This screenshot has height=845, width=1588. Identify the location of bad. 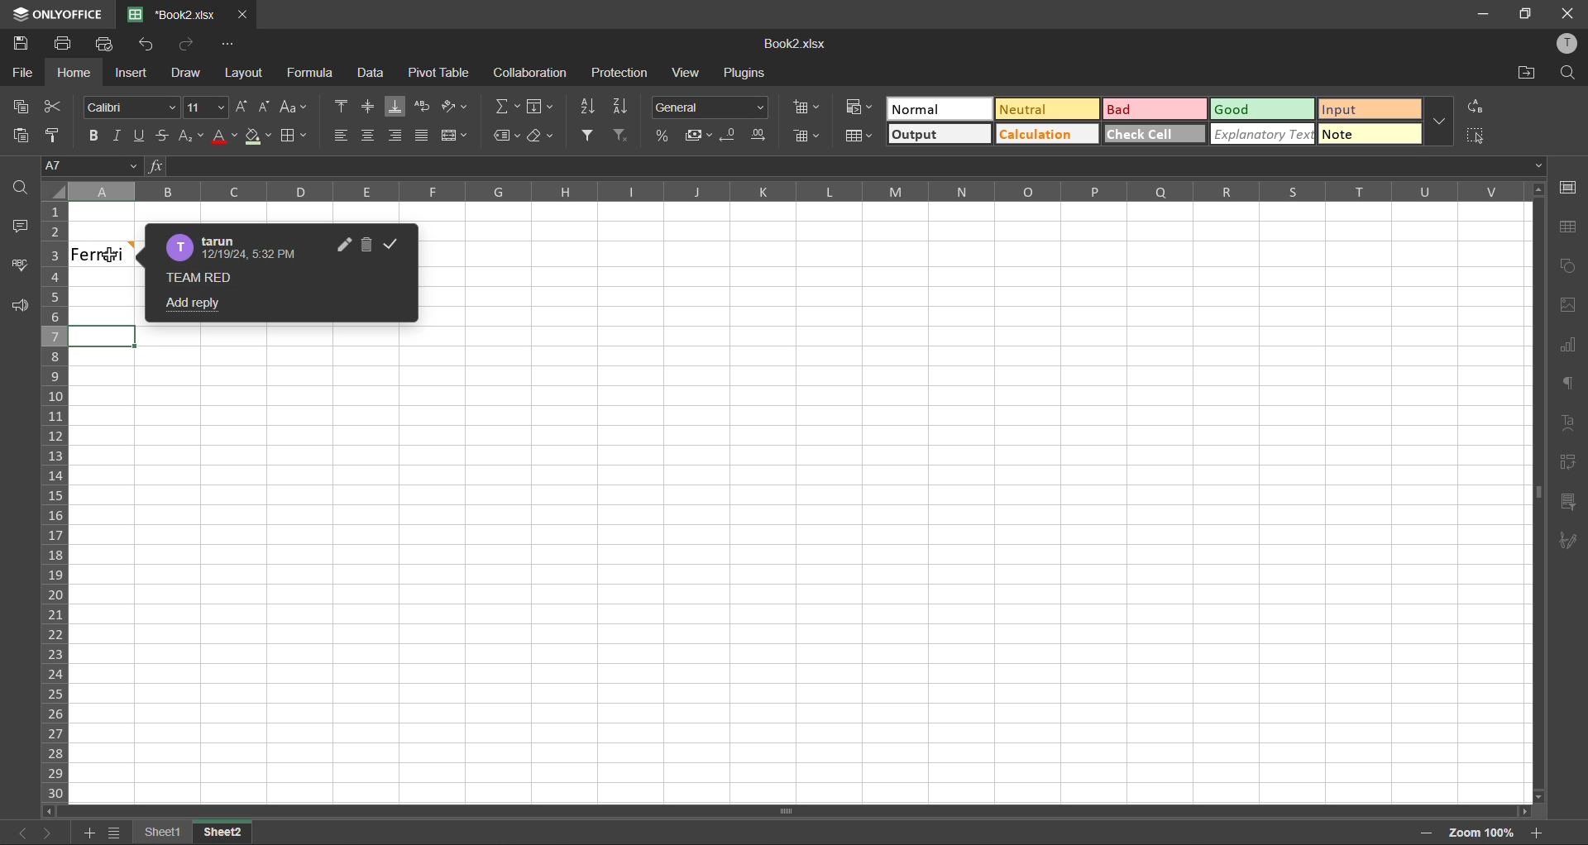
(1155, 110).